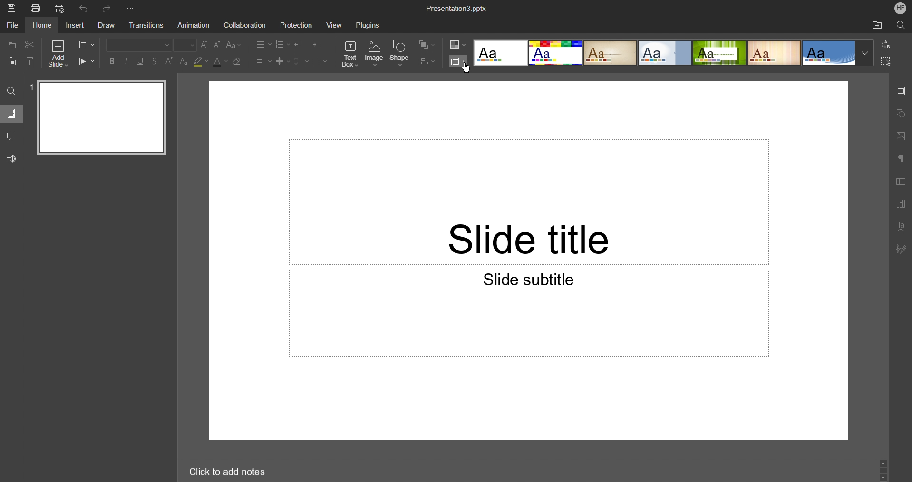 The height and width of the screenshot is (482, 912). What do you see at coordinates (281, 61) in the screenshot?
I see `Decrease Spacing` at bounding box center [281, 61].